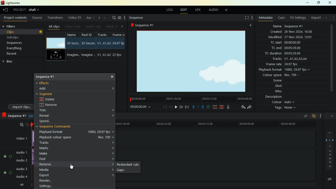  I want to click on end, so click(187, 107).